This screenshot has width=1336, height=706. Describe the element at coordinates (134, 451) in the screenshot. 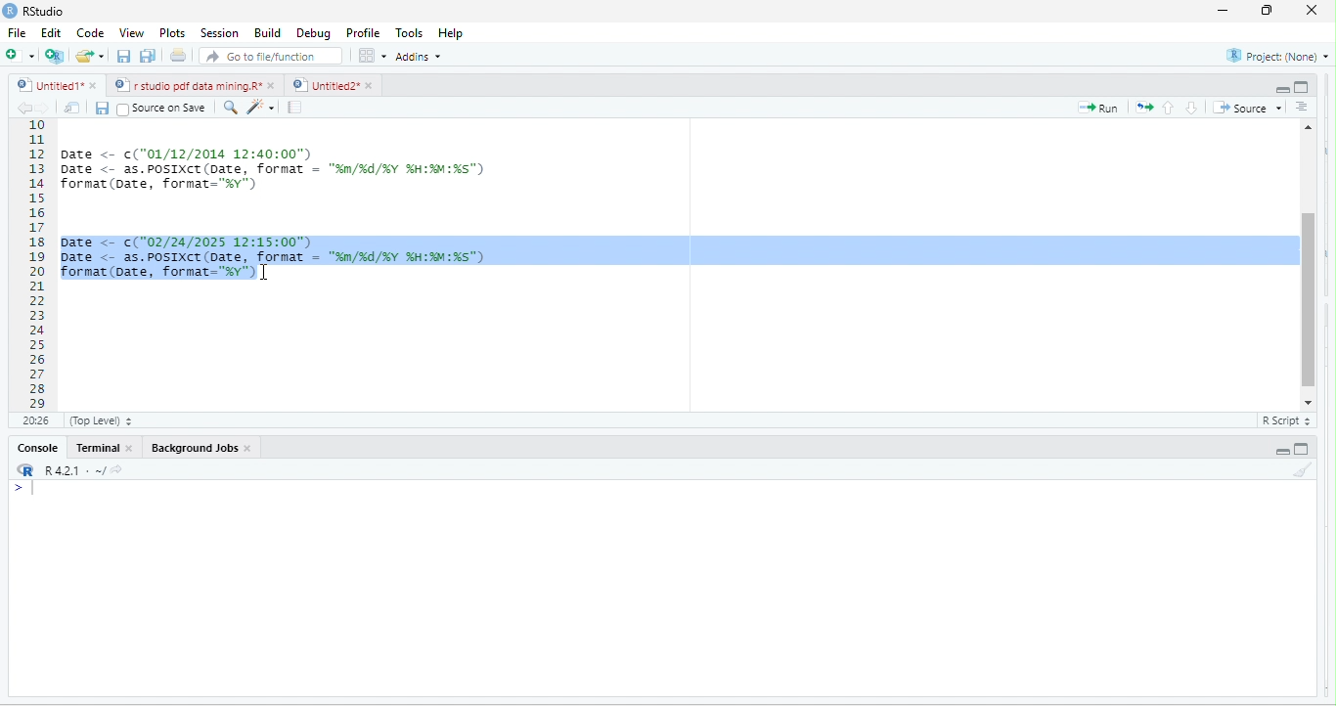

I see `close` at that location.